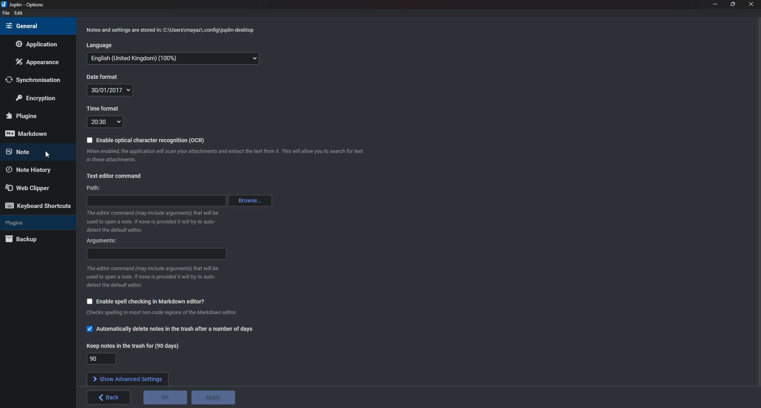 The width and height of the screenshot is (761, 408). I want to click on General, so click(34, 26).